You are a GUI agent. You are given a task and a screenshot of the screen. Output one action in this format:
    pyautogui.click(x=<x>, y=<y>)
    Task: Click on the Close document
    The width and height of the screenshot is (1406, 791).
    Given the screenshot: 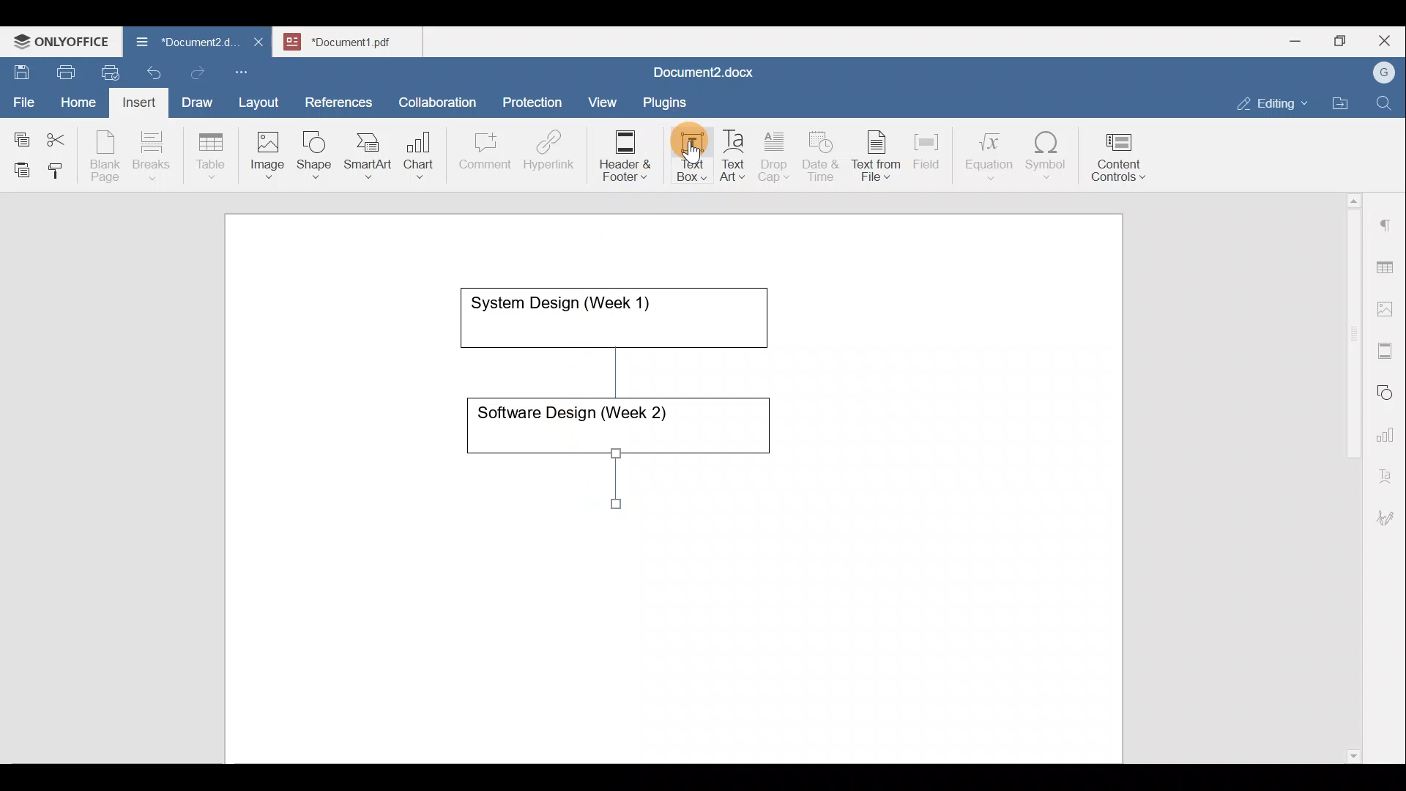 What is the action you would take?
    pyautogui.click(x=259, y=43)
    